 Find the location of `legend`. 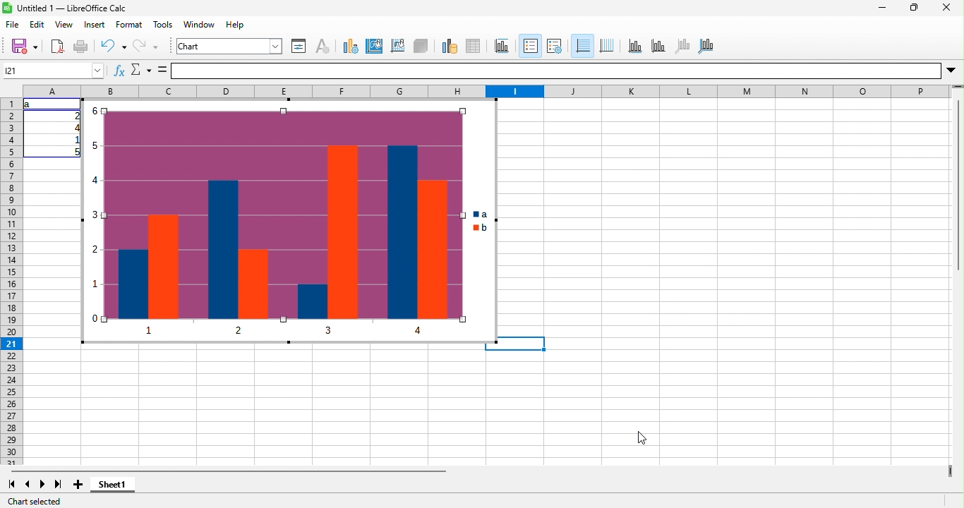

legend is located at coordinates (555, 47).